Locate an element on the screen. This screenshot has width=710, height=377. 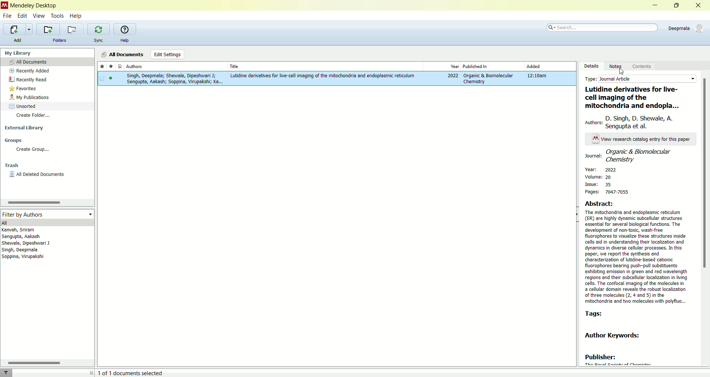
file is located at coordinates (8, 16).